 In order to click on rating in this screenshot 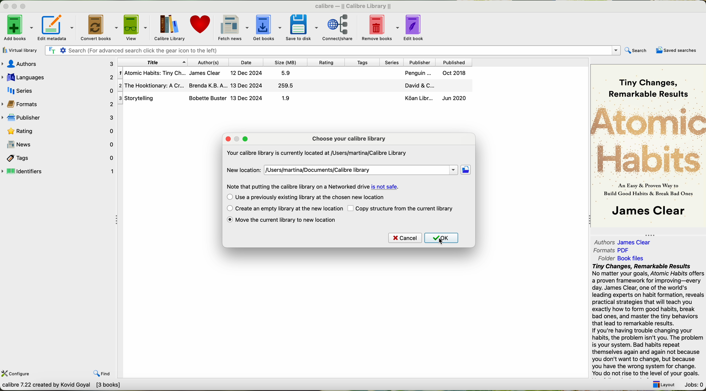, I will do `click(328, 62)`.